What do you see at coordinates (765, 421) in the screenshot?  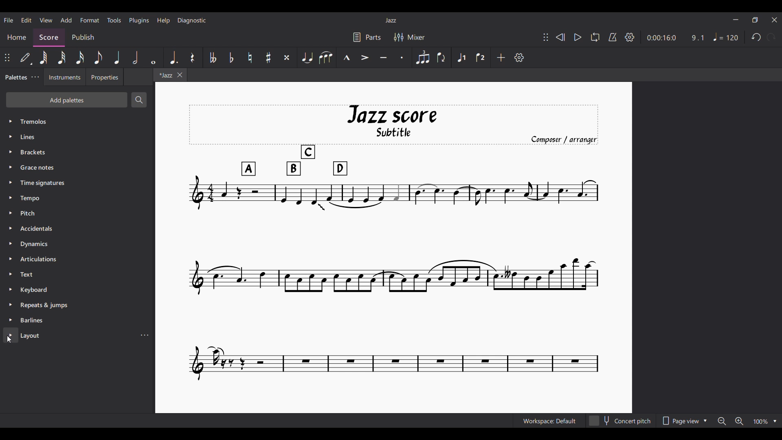 I see `Zoom options` at bounding box center [765, 421].